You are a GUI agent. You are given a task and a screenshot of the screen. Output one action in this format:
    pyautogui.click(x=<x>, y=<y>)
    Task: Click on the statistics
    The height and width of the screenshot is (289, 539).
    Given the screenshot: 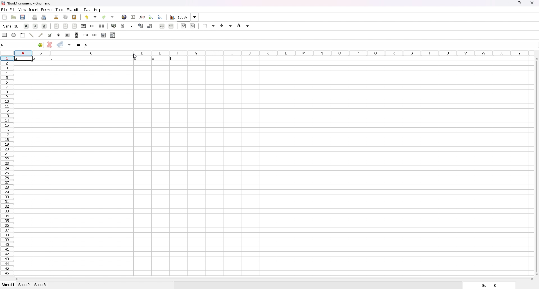 What is the action you would take?
    pyautogui.click(x=74, y=10)
    